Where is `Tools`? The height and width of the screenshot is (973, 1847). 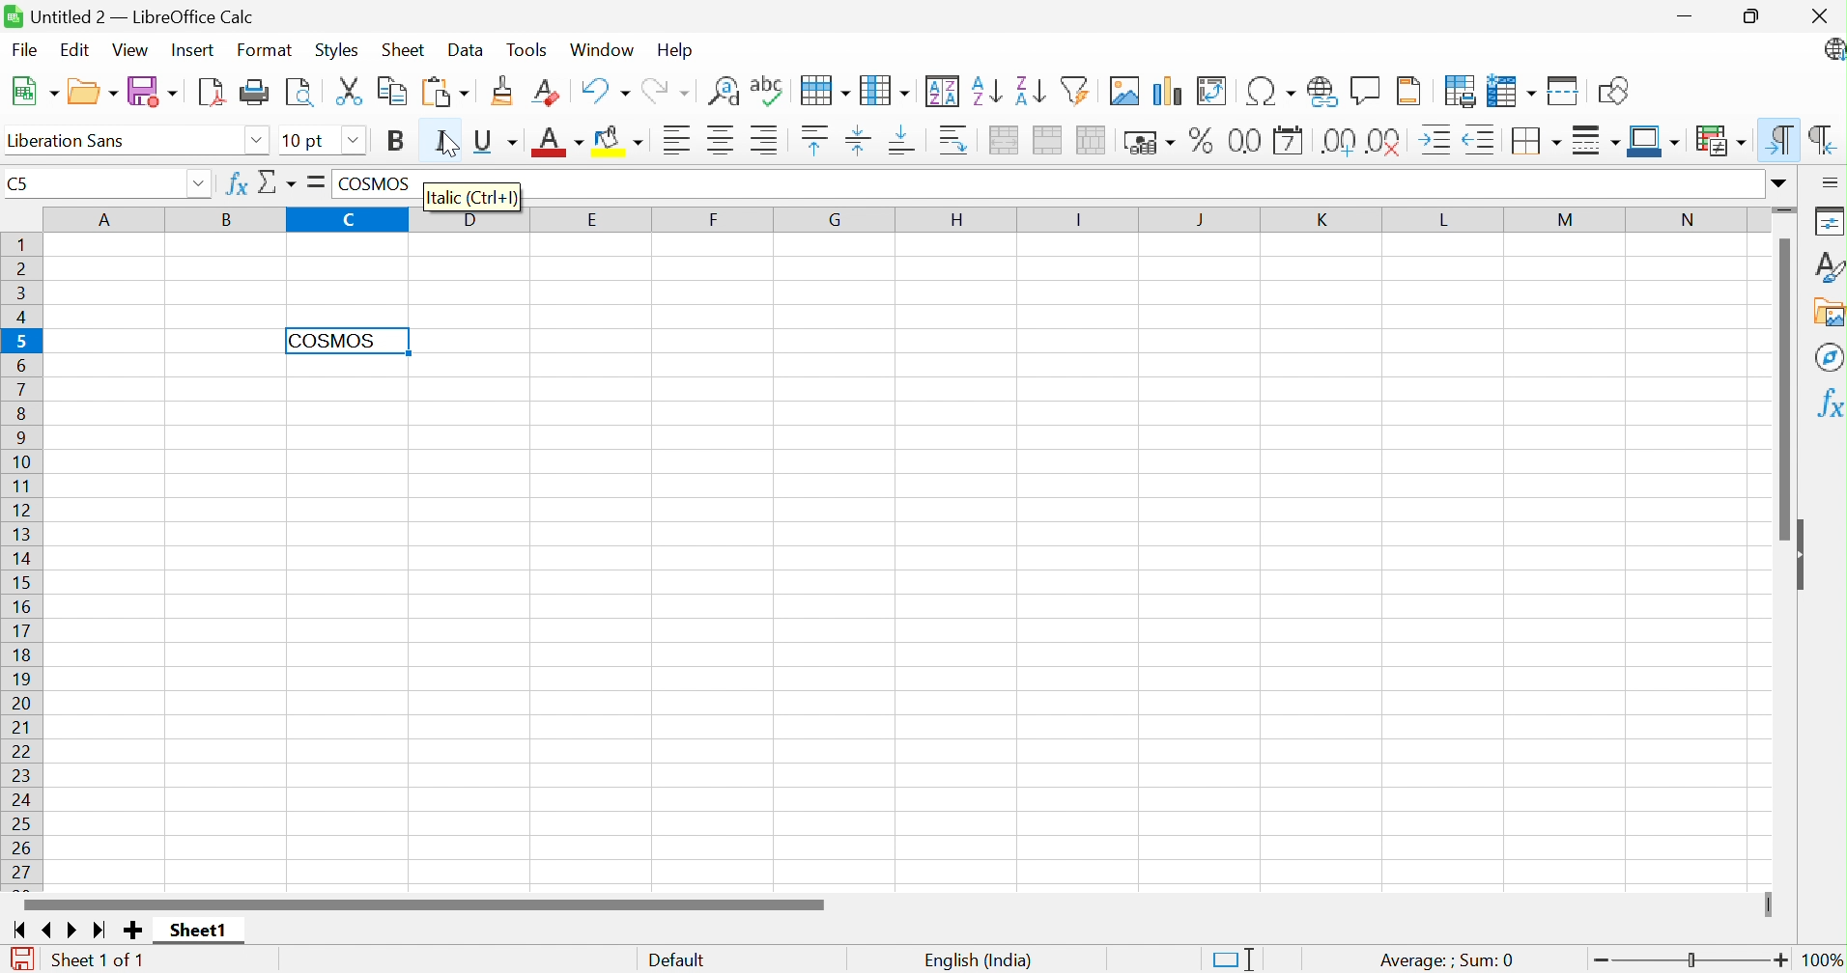 Tools is located at coordinates (532, 49).